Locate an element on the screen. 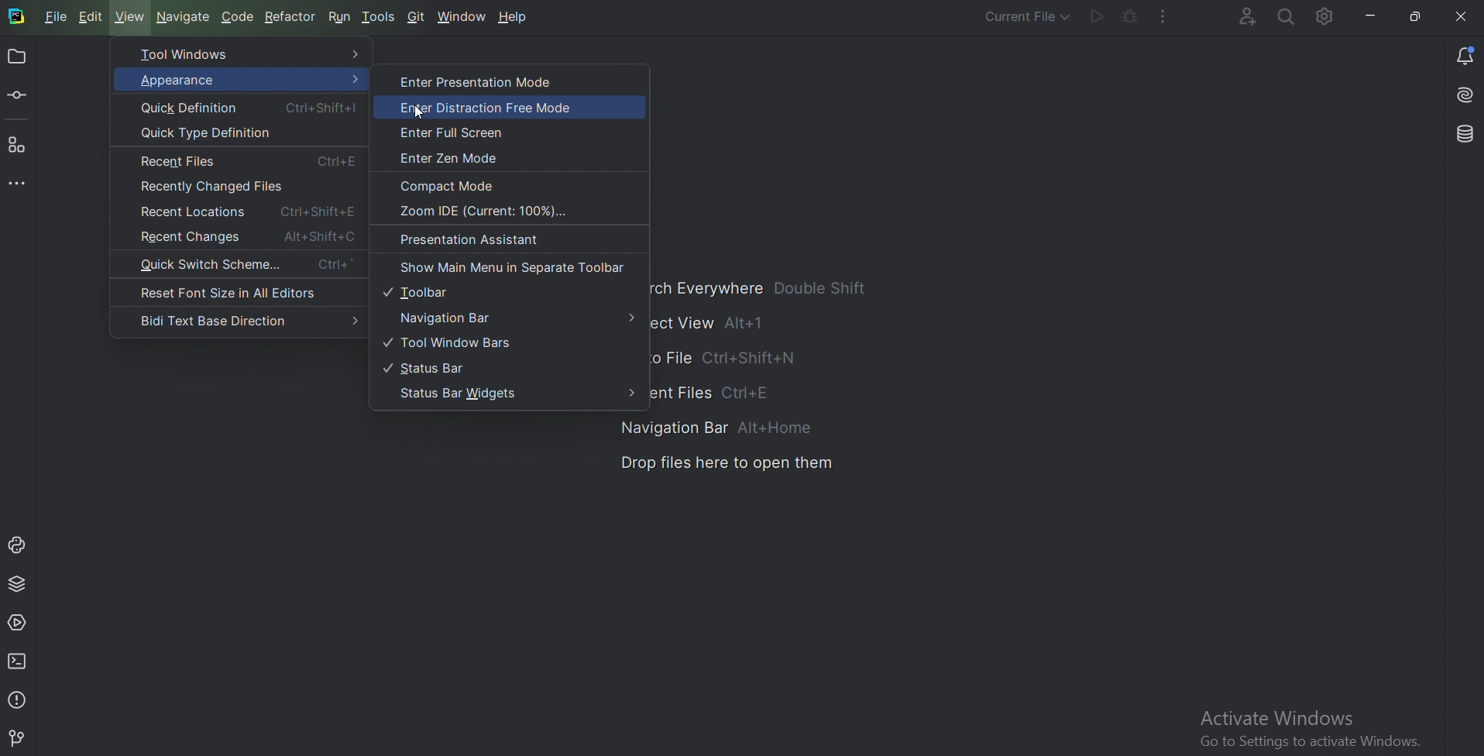 This screenshot has width=1484, height=756. Status Bar Widgets is located at coordinates (517, 394).